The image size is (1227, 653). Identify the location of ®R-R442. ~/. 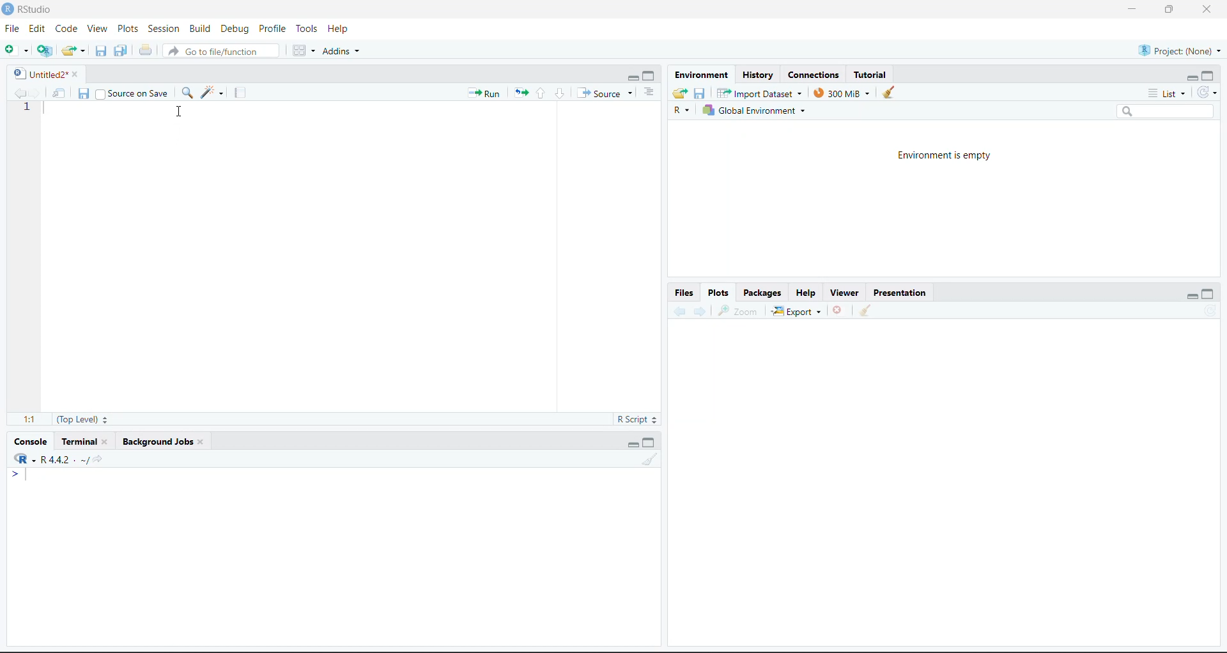
(56, 459).